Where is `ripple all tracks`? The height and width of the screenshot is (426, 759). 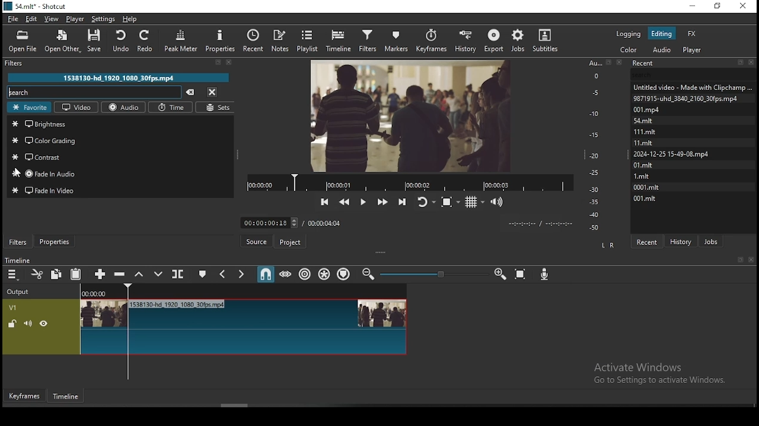
ripple all tracks is located at coordinates (322, 274).